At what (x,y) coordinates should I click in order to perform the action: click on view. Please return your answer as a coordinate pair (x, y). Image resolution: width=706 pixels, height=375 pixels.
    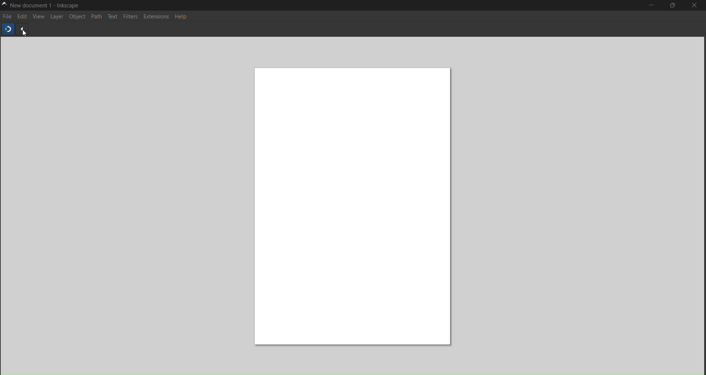
    Looking at the image, I should click on (38, 17).